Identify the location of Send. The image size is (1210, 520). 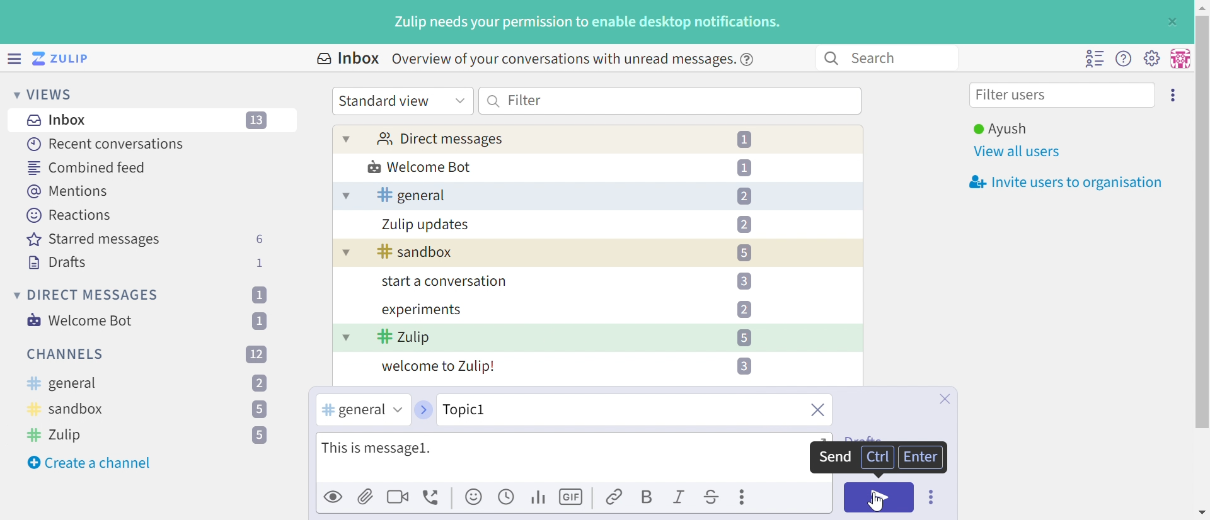
(833, 457).